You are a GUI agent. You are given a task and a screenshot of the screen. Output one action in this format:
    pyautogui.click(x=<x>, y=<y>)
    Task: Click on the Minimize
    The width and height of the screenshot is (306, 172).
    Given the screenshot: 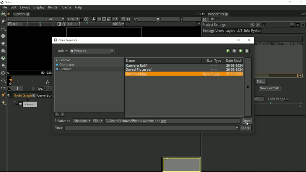 What is the action you would take?
    pyautogui.click(x=279, y=2)
    